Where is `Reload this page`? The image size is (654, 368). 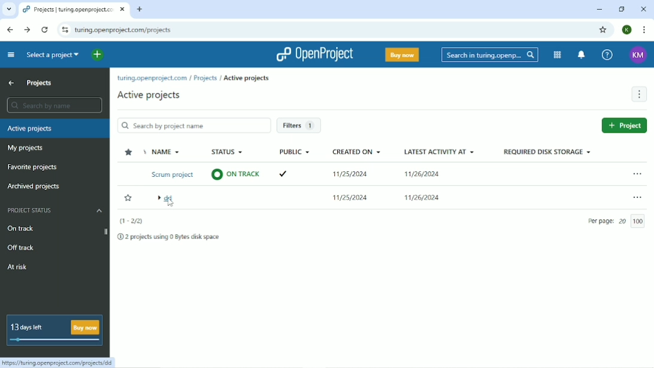 Reload this page is located at coordinates (45, 30).